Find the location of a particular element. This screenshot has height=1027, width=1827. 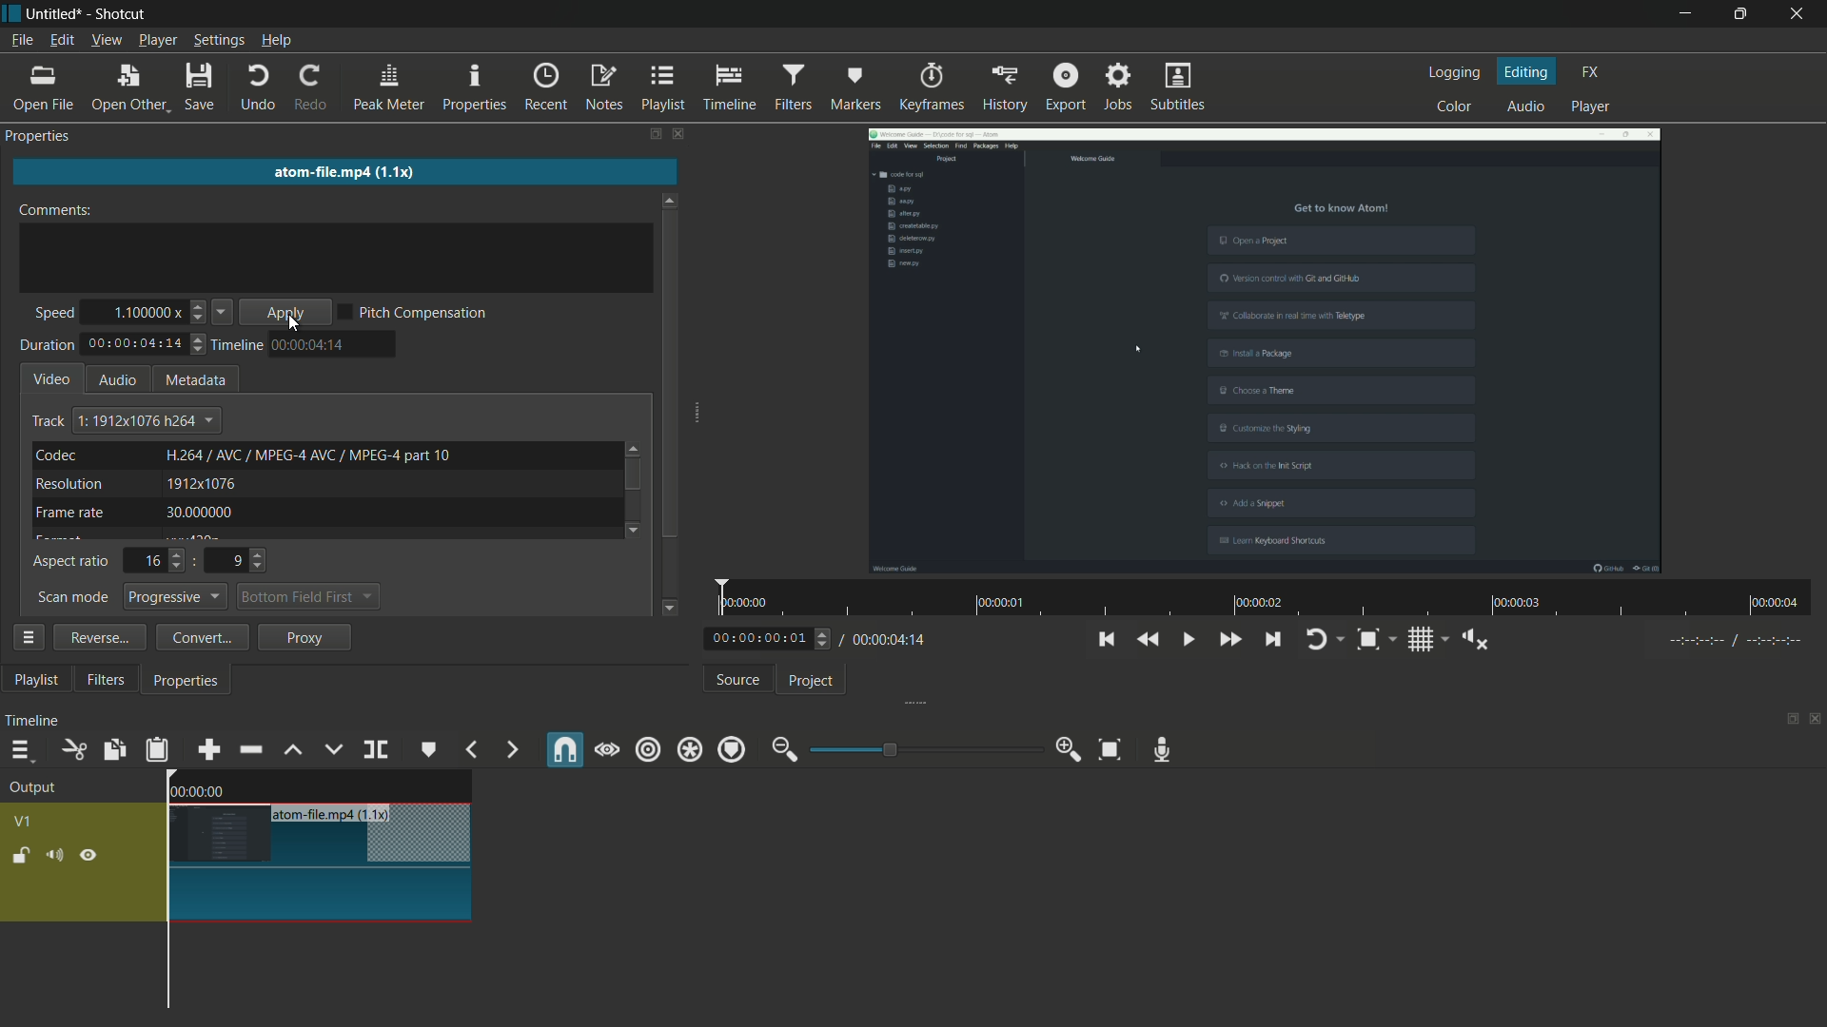

codec is located at coordinates (54, 455).